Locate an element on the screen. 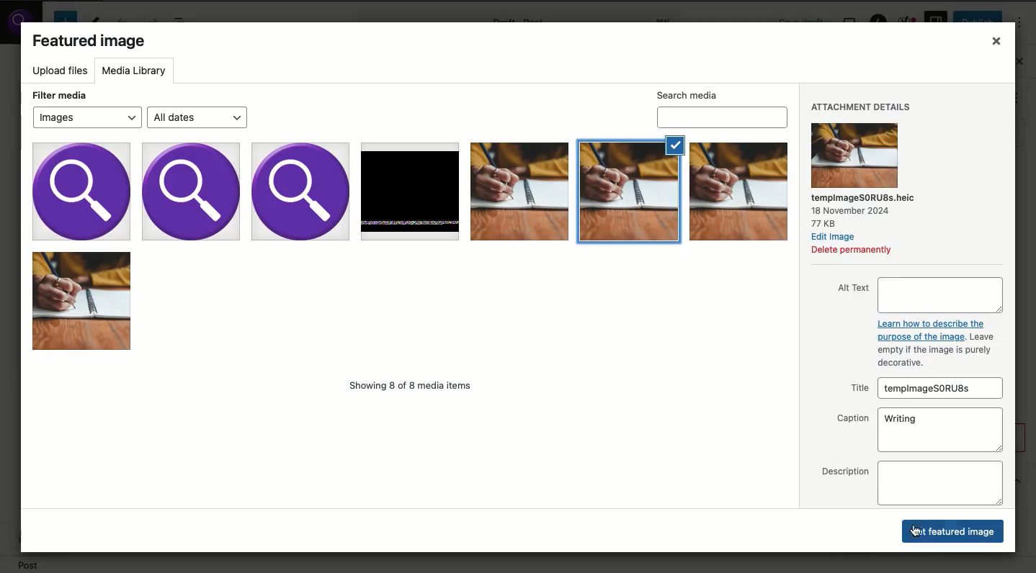 The height and width of the screenshot is (573, 1036). text is located at coordinates (853, 420).